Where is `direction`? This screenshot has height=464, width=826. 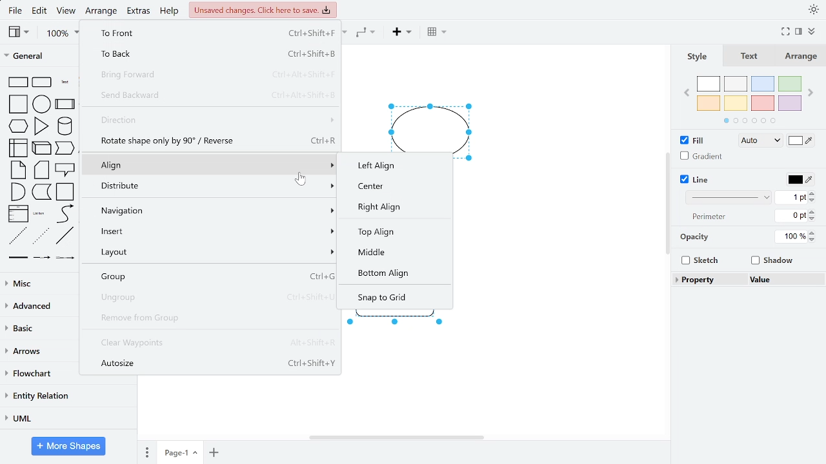 direction is located at coordinates (214, 121).